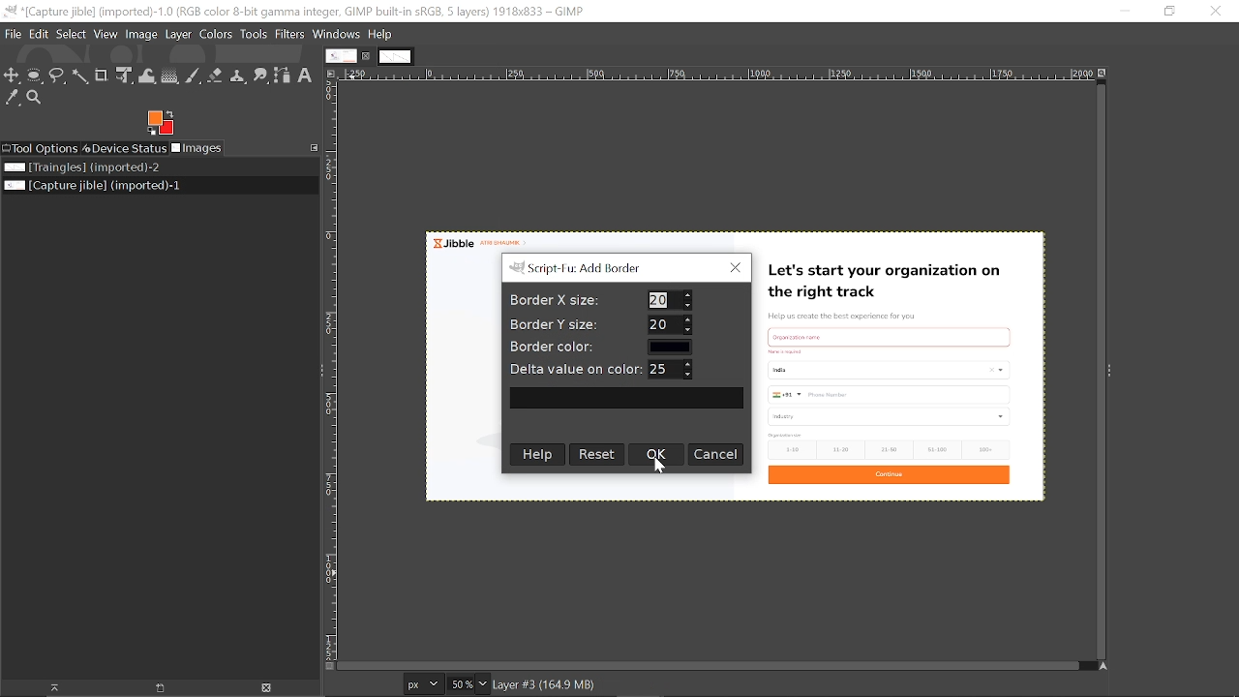  What do you see at coordinates (671, 371) in the screenshot?
I see `Delta value on color` at bounding box center [671, 371].